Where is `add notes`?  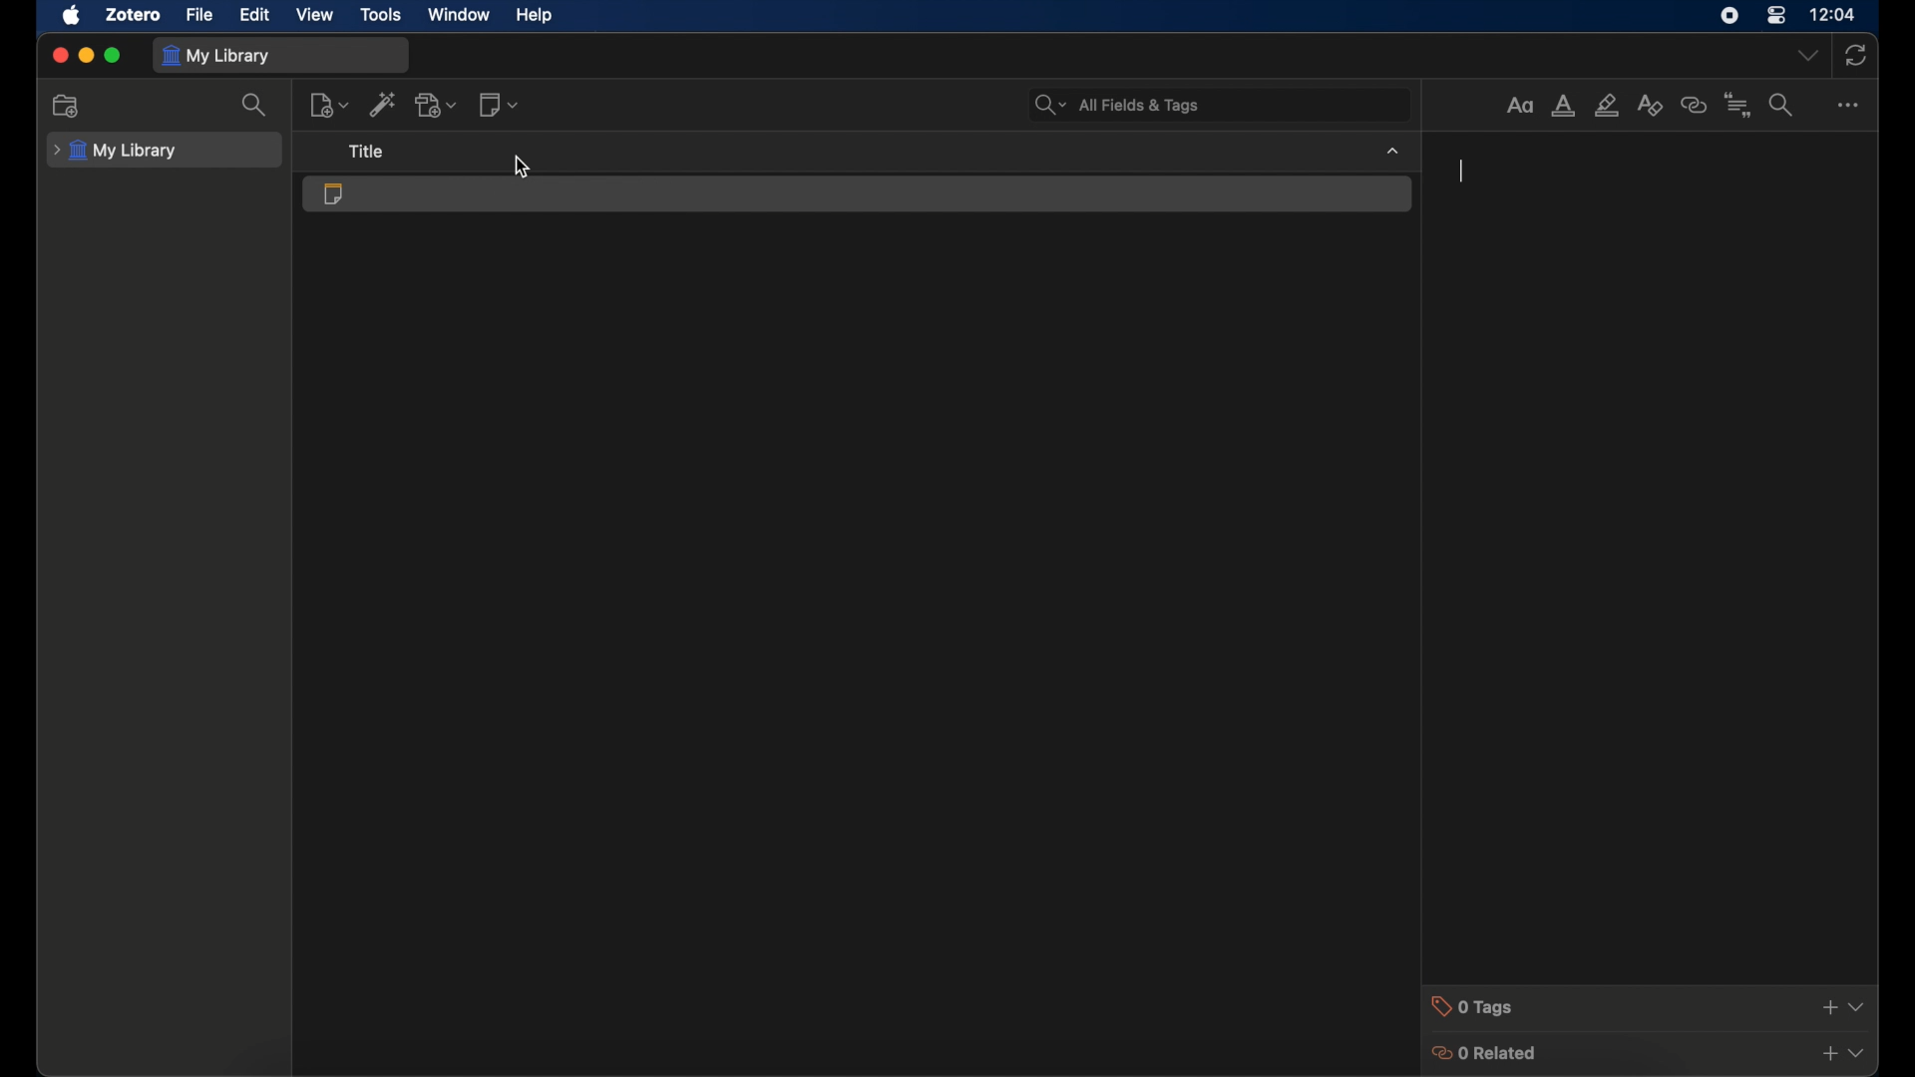 add notes is located at coordinates (501, 106).